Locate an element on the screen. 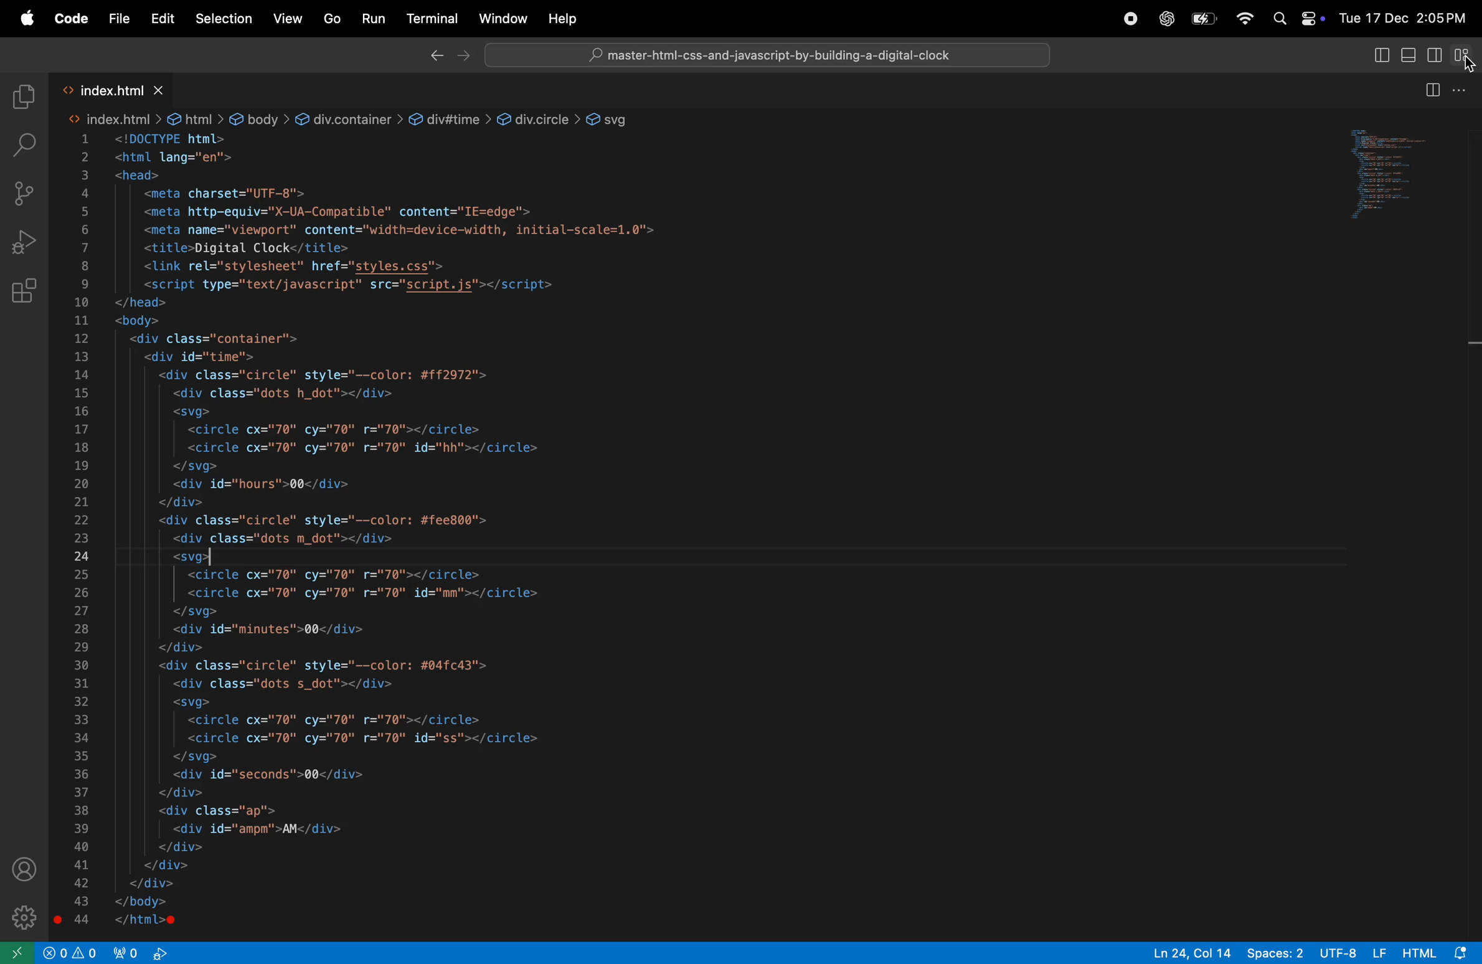  Apple mneu is located at coordinates (24, 18).